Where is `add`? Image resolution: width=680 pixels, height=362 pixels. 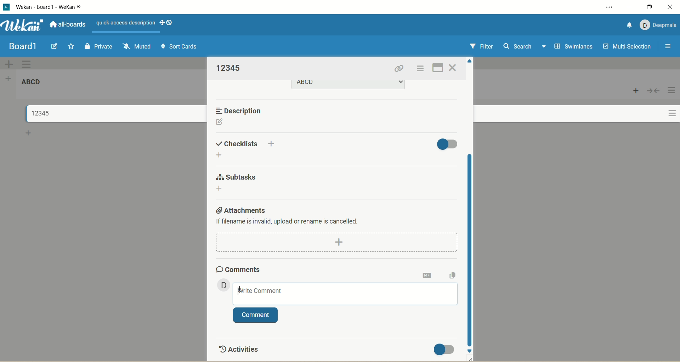 add is located at coordinates (219, 189).